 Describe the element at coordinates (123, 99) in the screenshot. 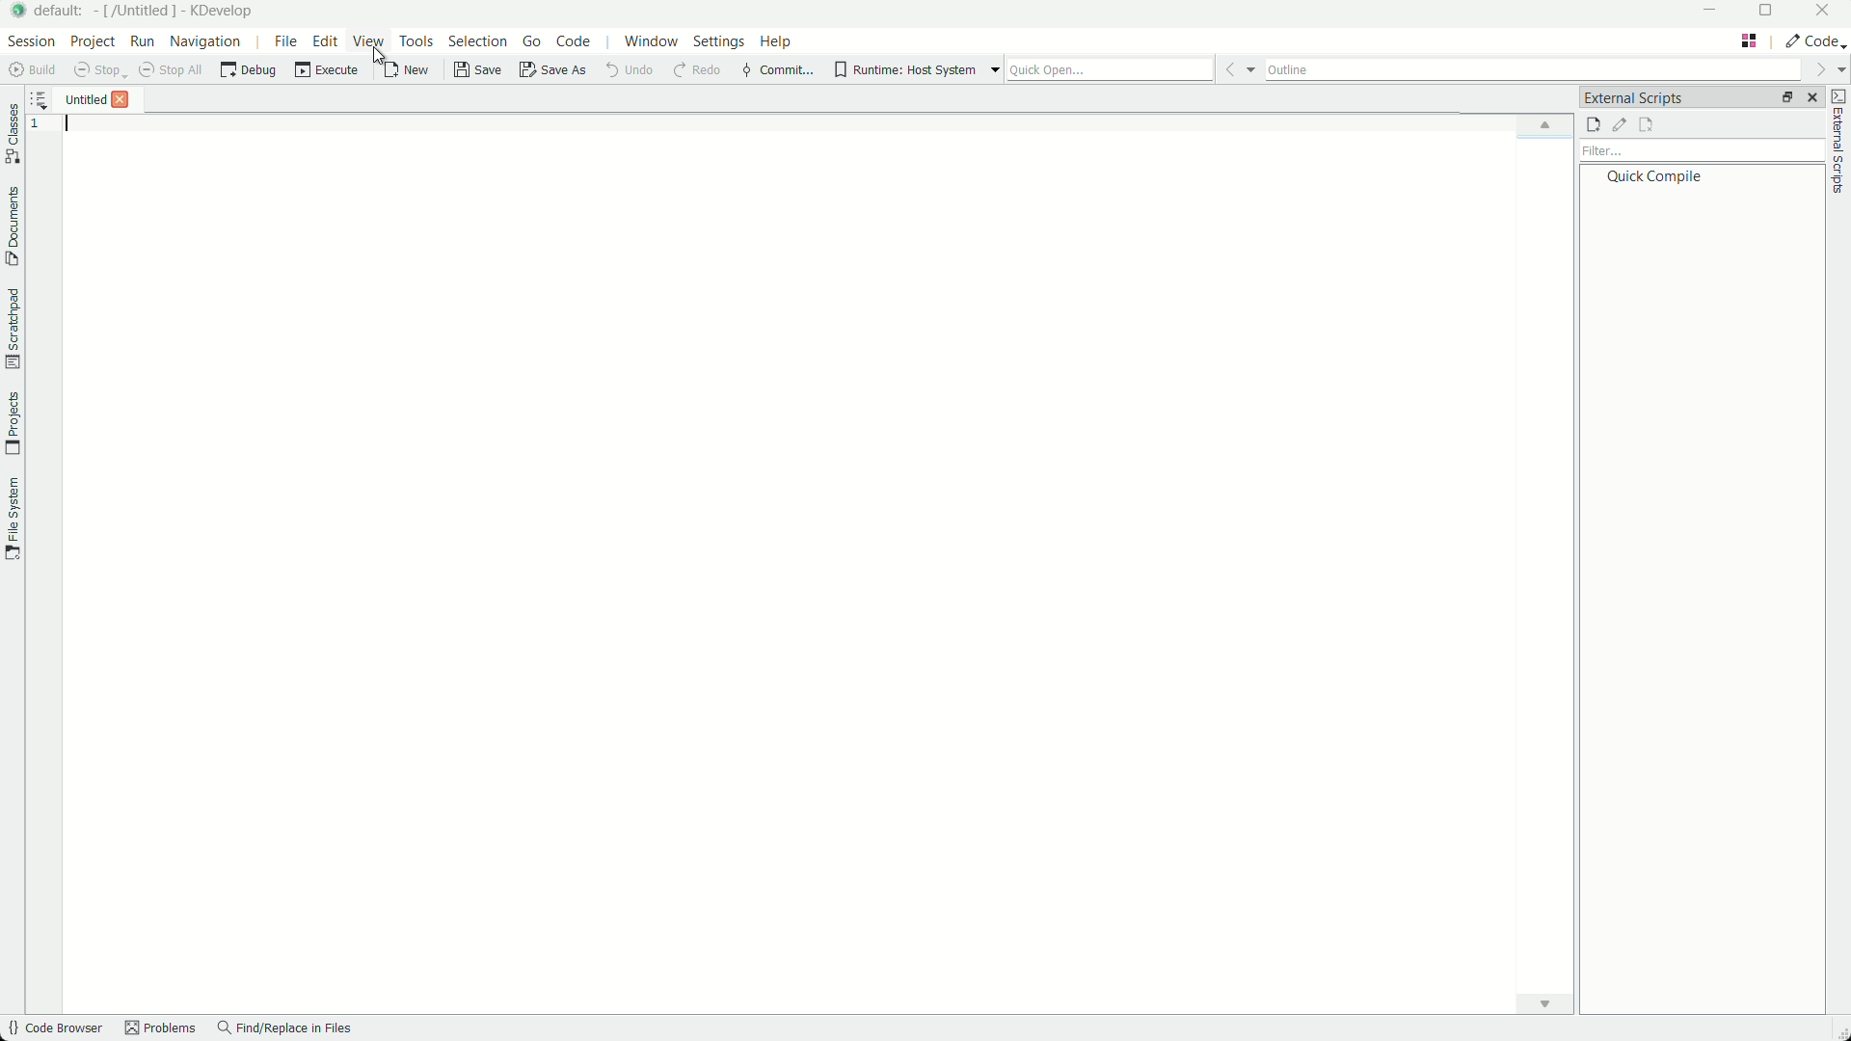

I see `close file` at that location.